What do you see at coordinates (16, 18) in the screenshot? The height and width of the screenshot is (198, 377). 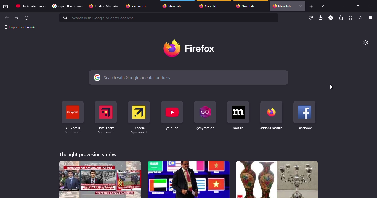 I see `forward` at bounding box center [16, 18].